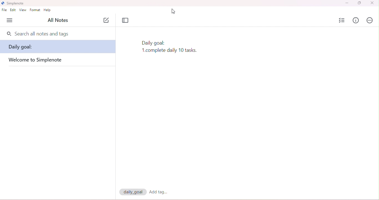  I want to click on edit, so click(13, 10).